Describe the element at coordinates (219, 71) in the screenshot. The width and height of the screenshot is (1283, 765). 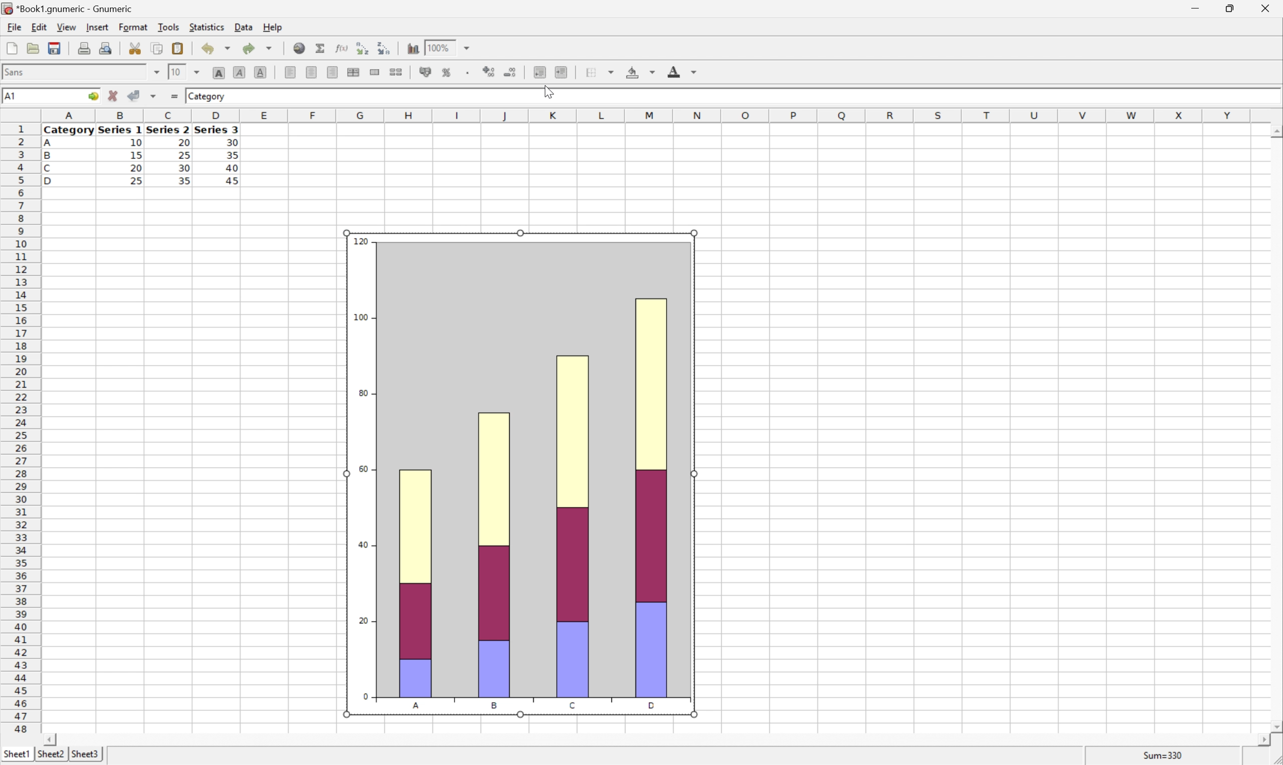
I see `Bold` at that location.